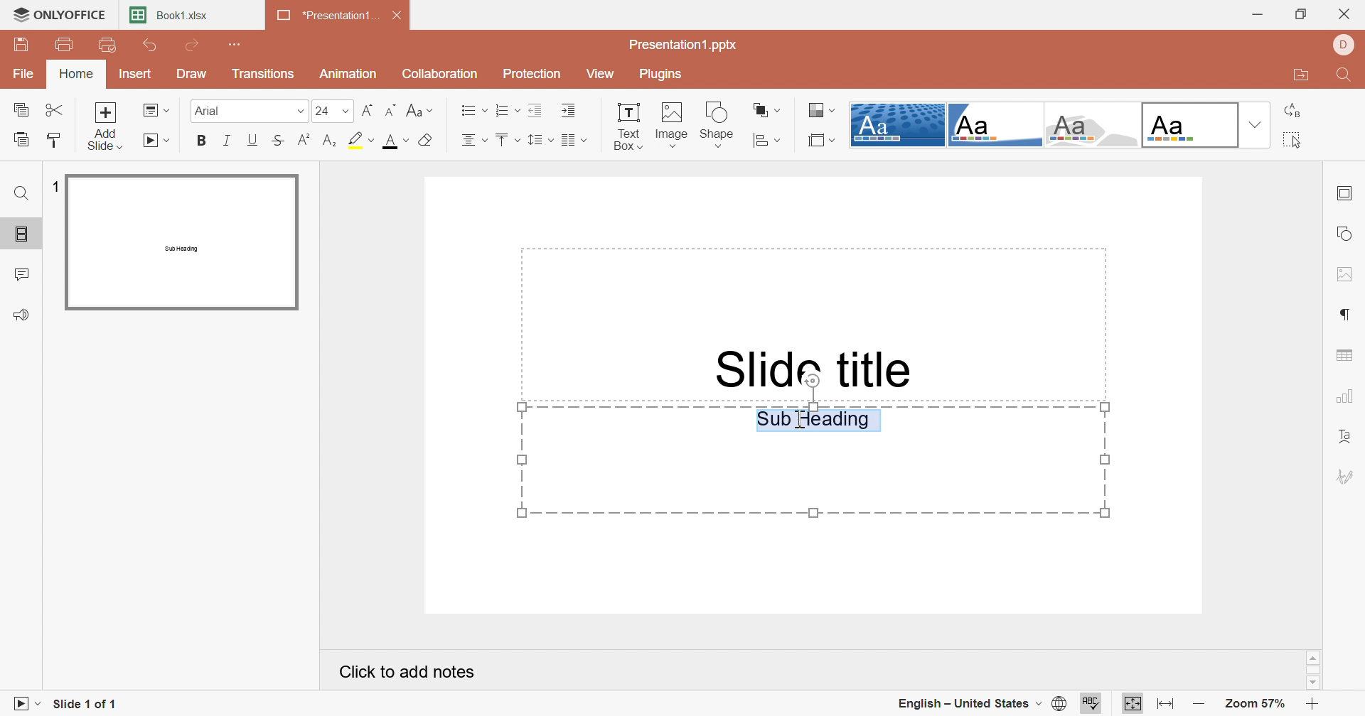 The height and width of the screenshot is (716, 1365). I want to click on Decrease Indent, so click(536, 109).